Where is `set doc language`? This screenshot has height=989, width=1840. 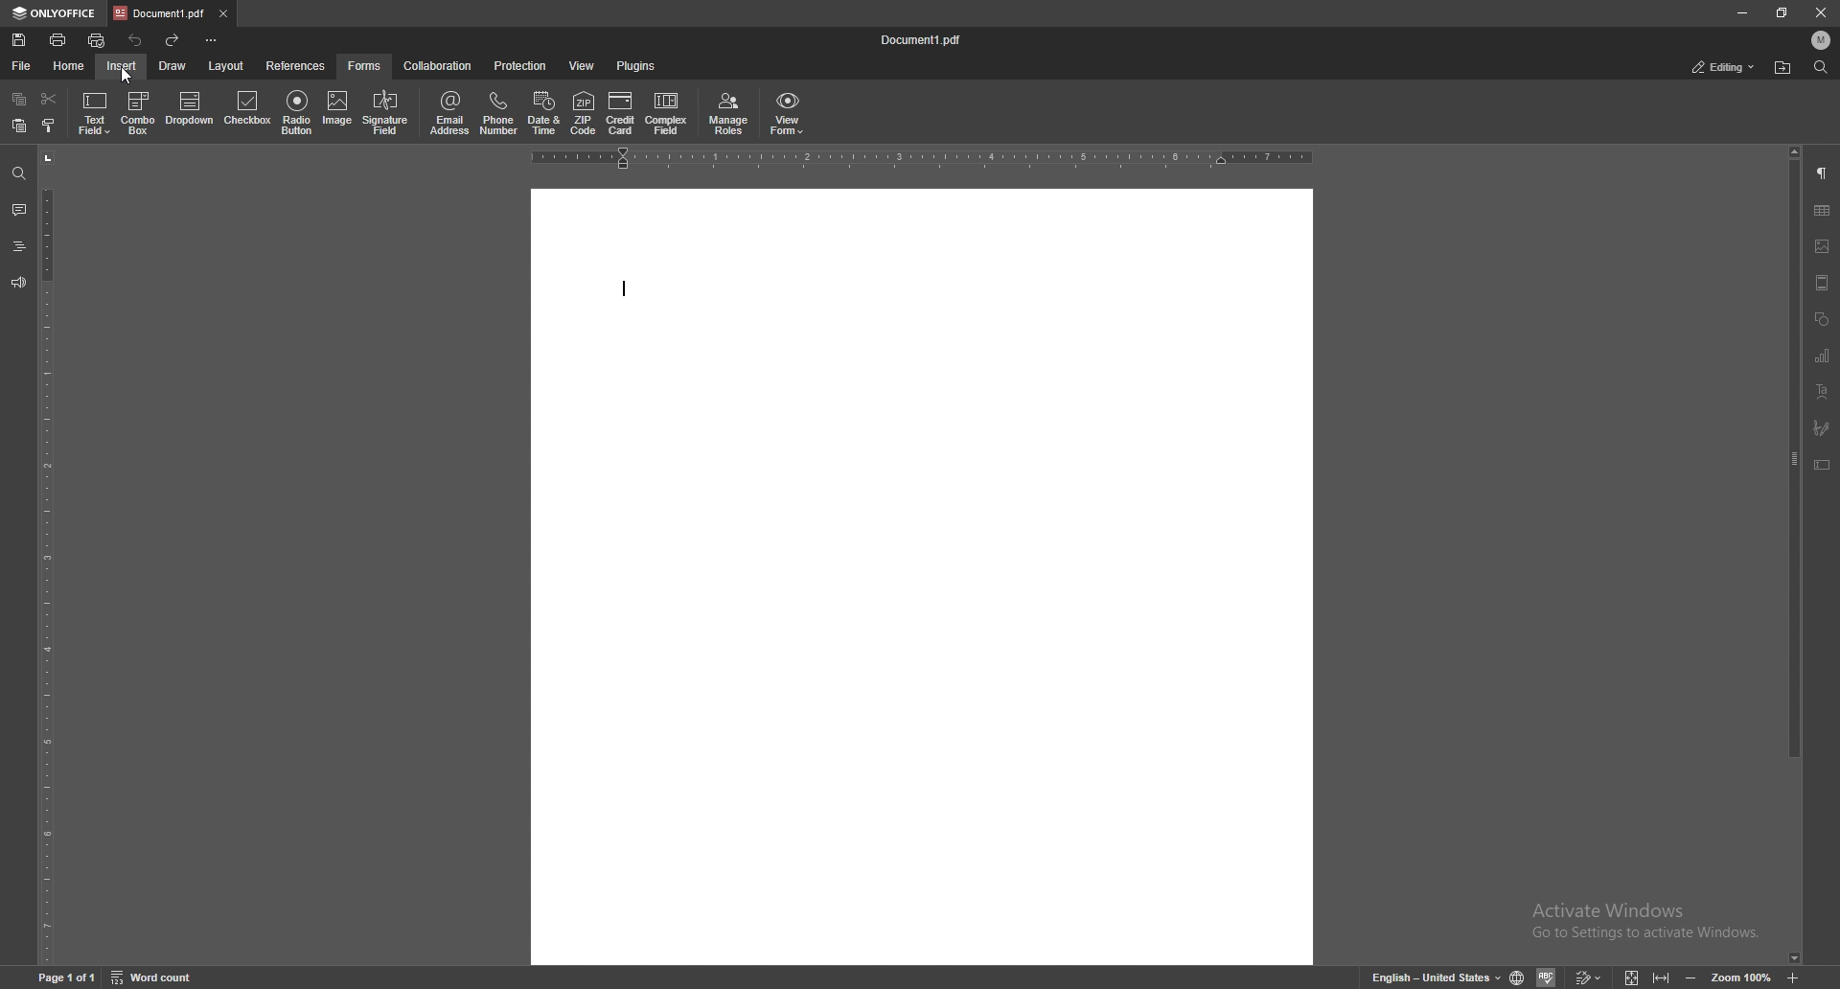 set doc language is located at coordinates (1518, 977).